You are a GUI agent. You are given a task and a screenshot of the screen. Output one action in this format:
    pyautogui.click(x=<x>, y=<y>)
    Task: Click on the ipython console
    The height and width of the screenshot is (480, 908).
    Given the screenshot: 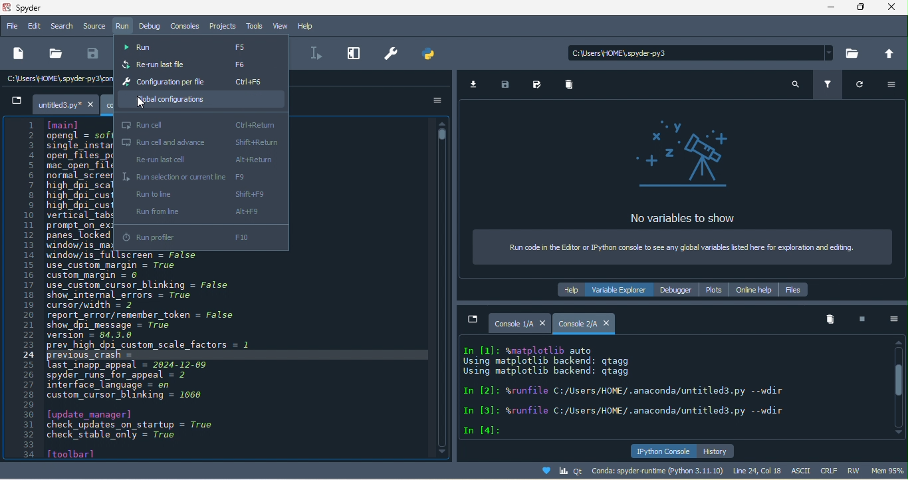 What is the action you would take?
    pyautogui.click(x=664, y=452)
    